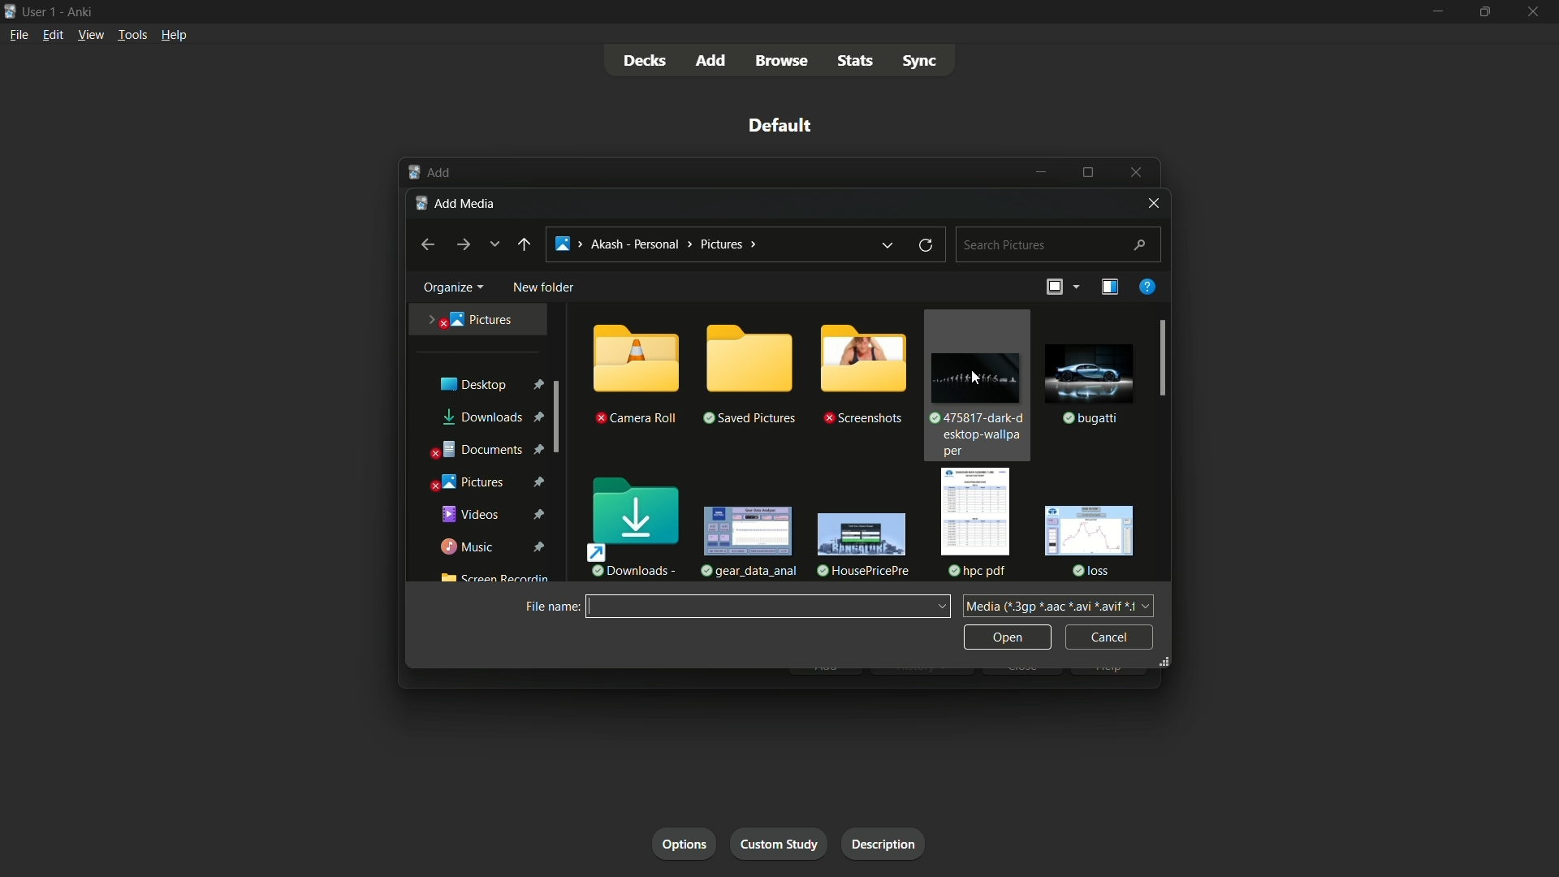 Image resolution: width=1559 pixels, height=877 pixels. I want to click on new folder, so click(540, 287).